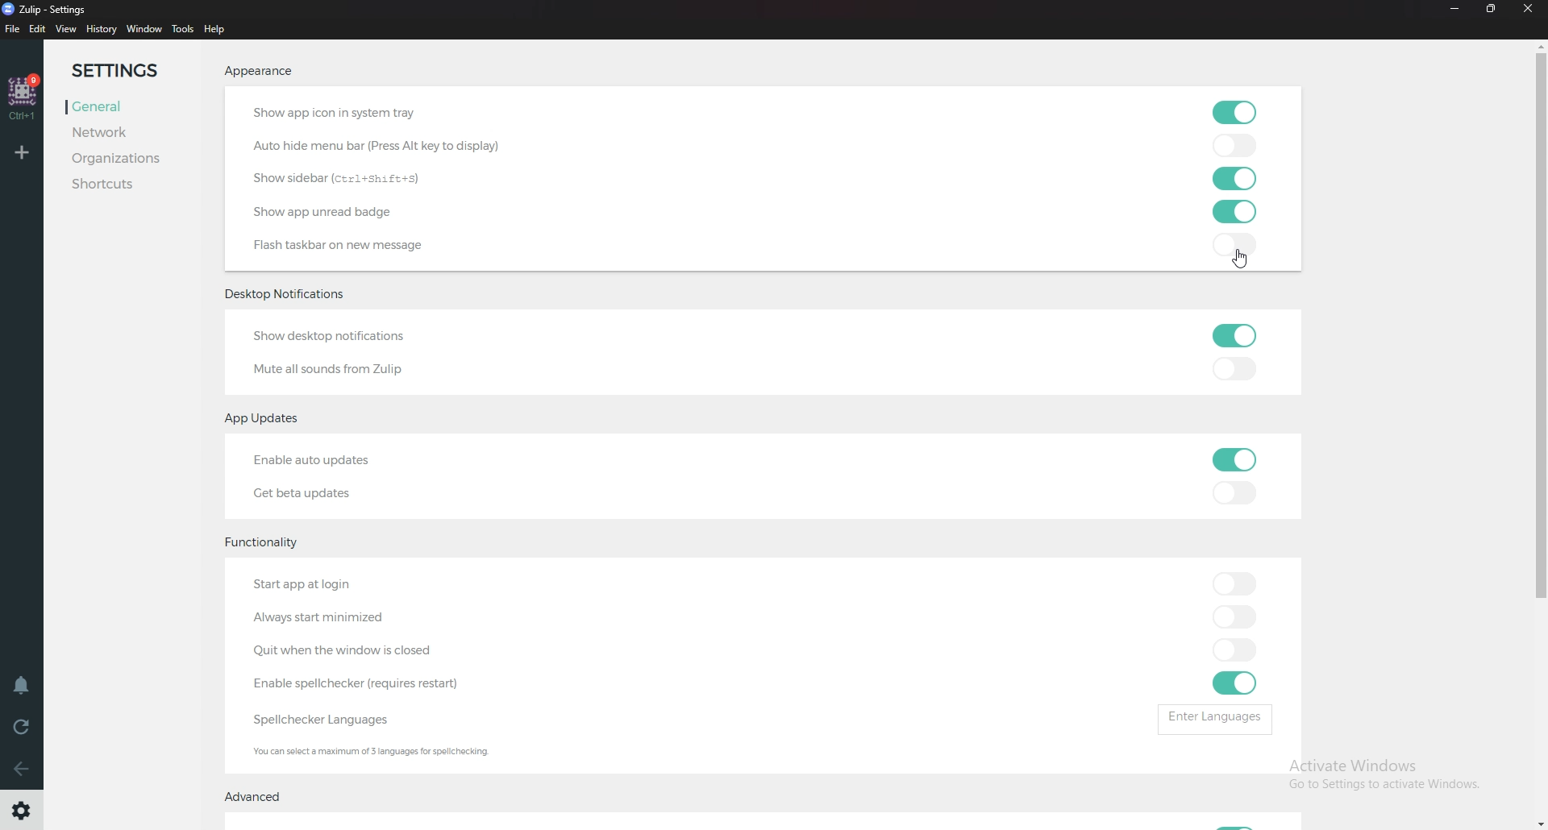  I want to click on Desktop notifications, so click(290, 295).